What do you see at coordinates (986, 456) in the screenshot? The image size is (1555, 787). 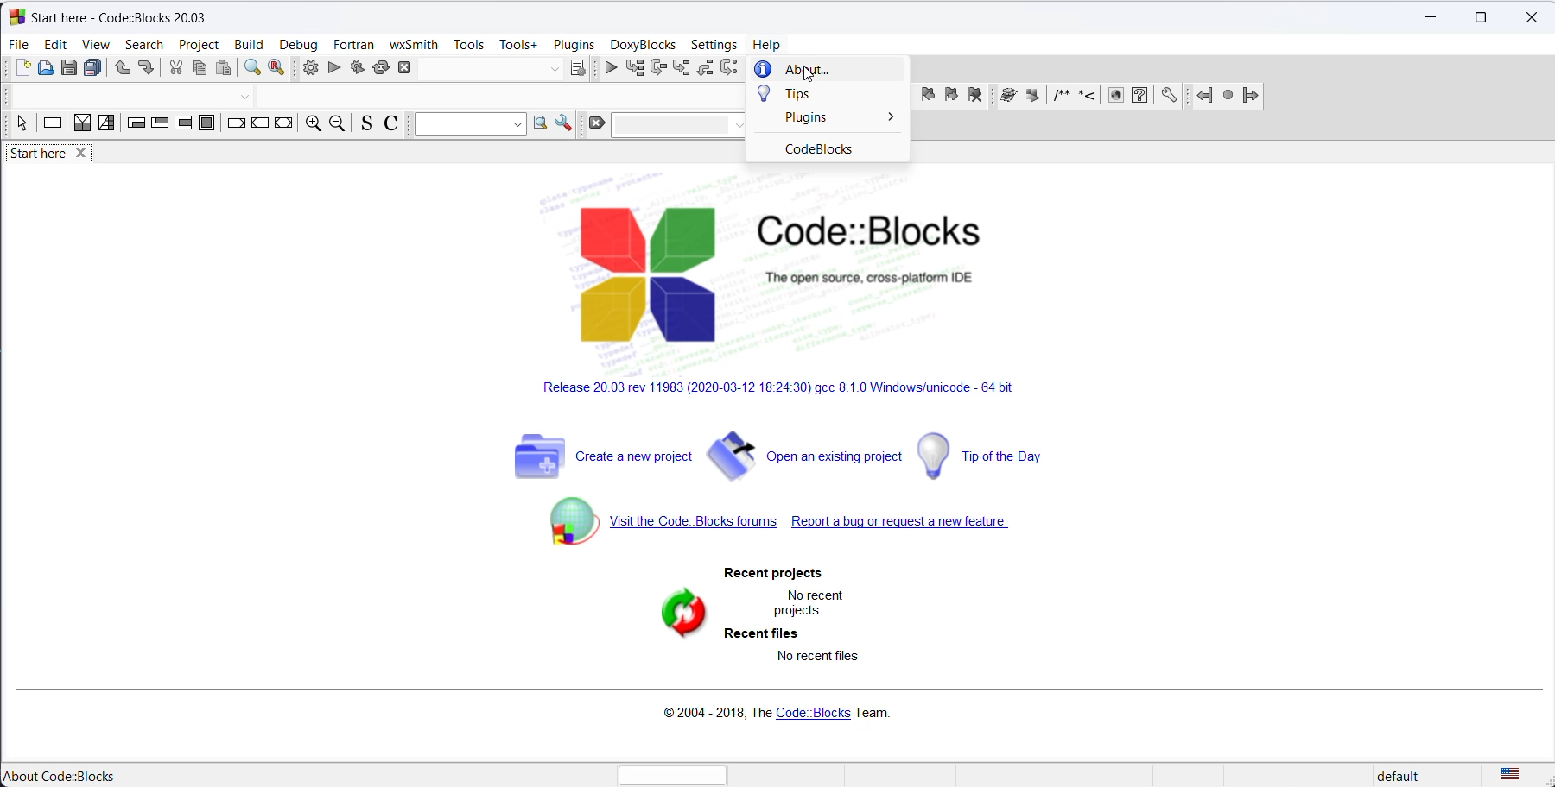 I see `tip of the day` at bounding box center [986, 456].